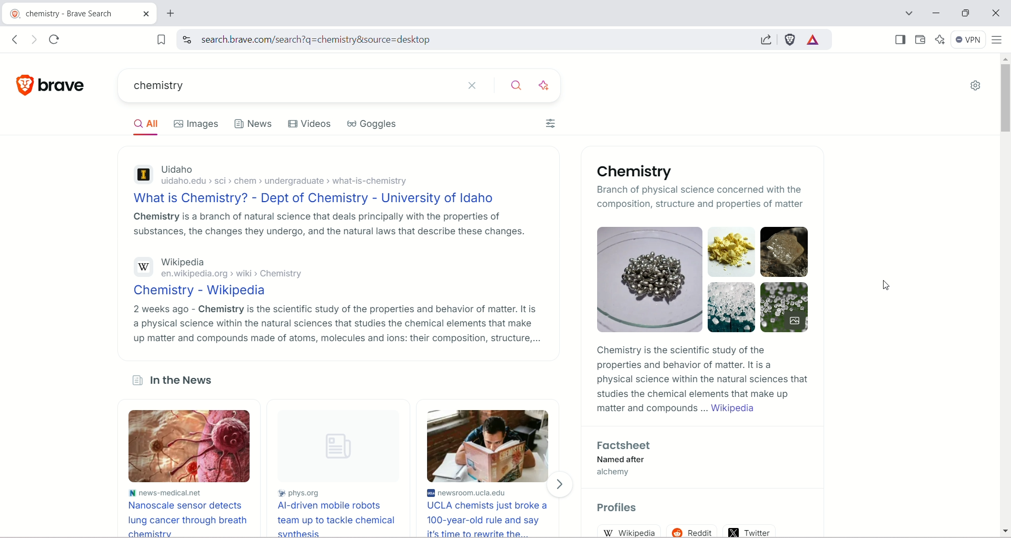  I want to click on Uidaho, so click(182, 168).